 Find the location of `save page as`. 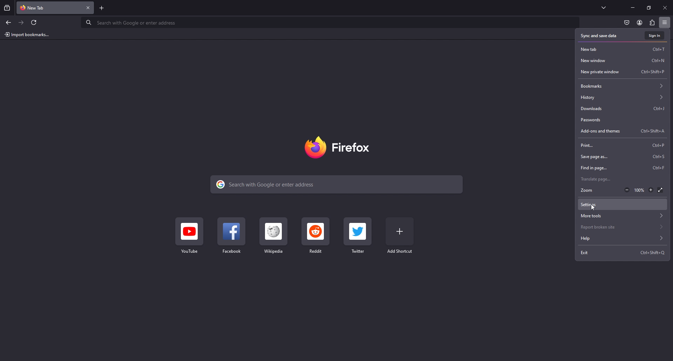

save page as is located at coordinates (622, 157).